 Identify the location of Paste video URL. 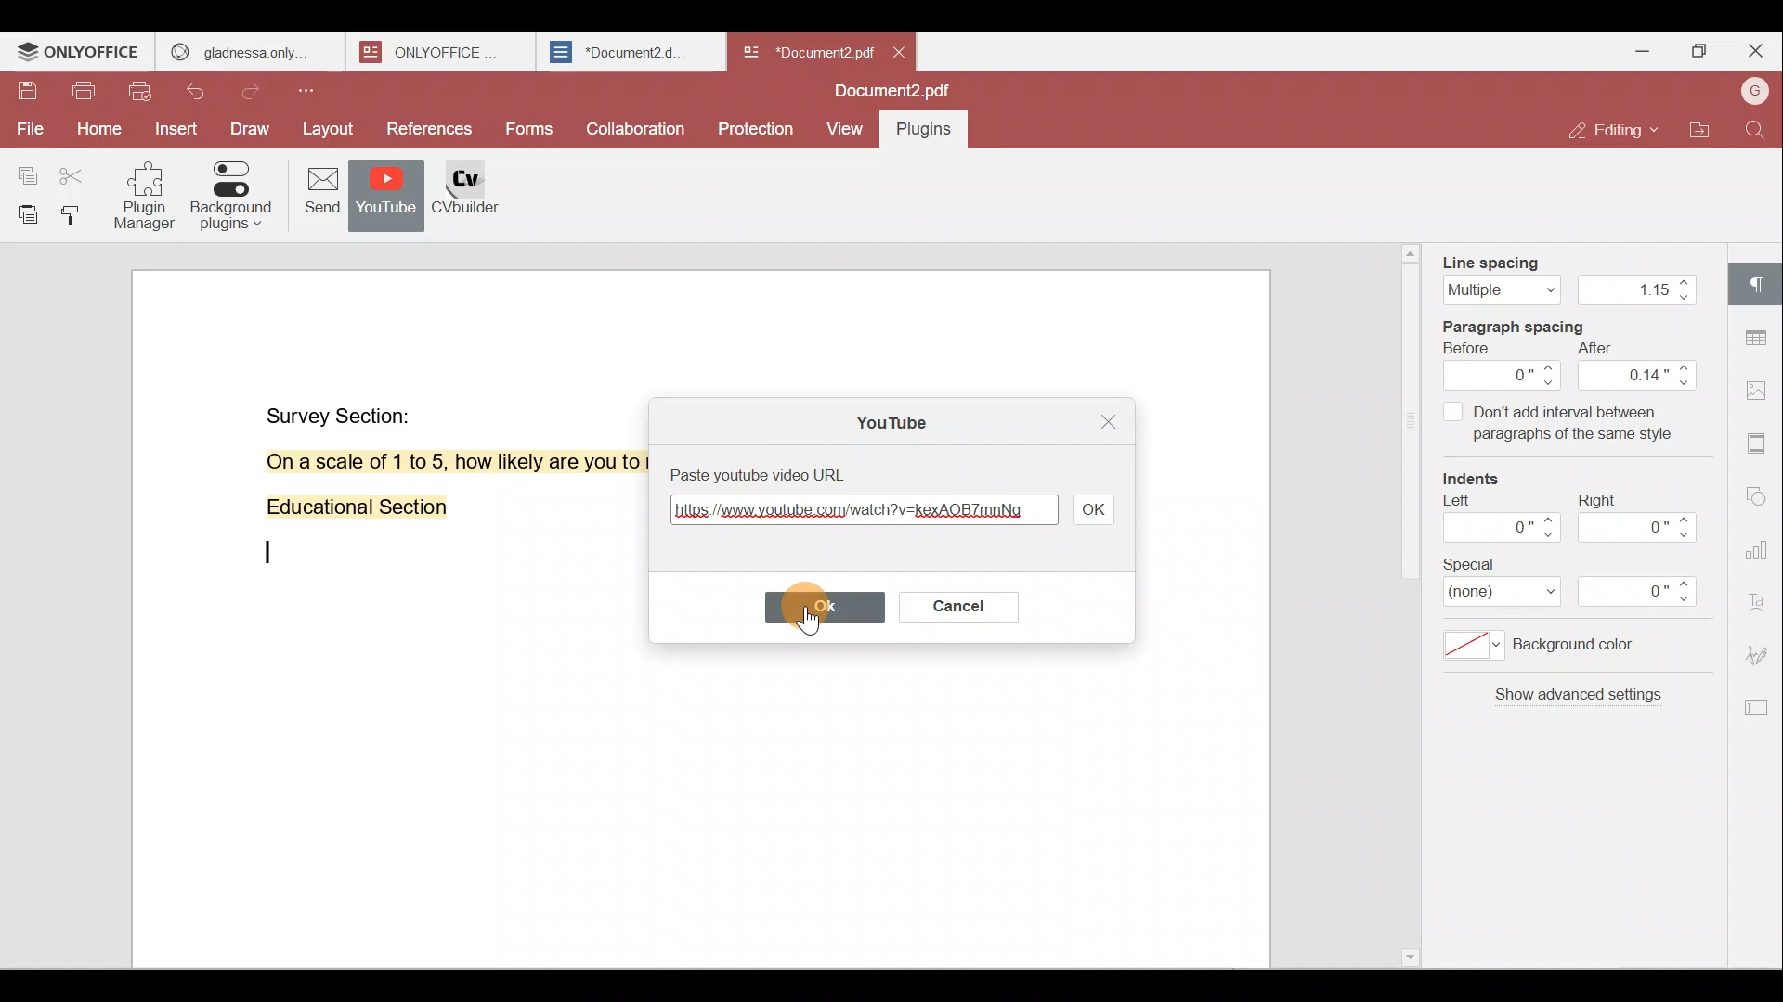
(785, 472).